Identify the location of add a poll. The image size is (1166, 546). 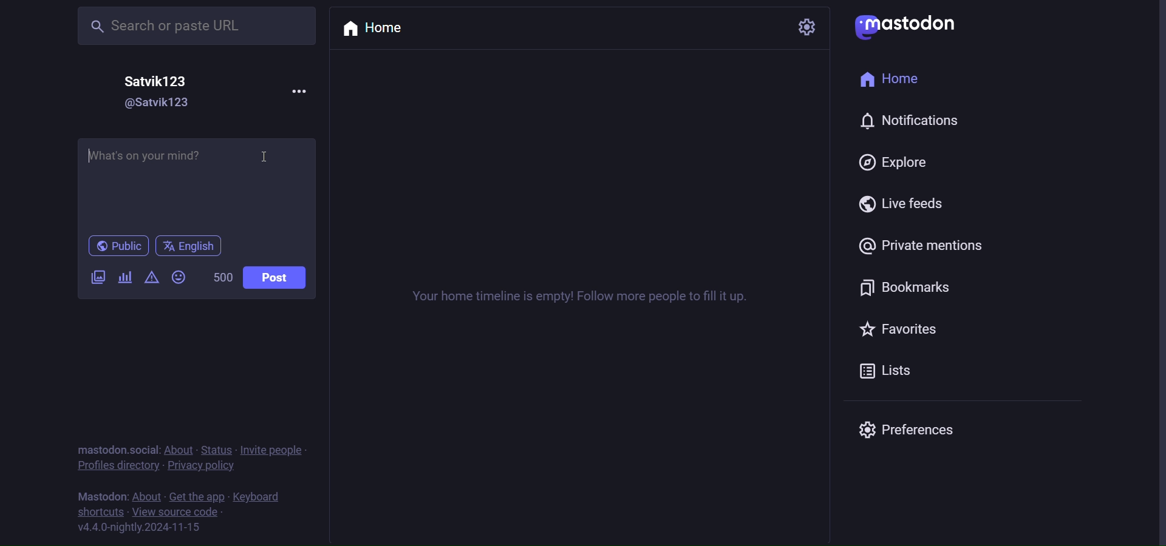
(126, 277).